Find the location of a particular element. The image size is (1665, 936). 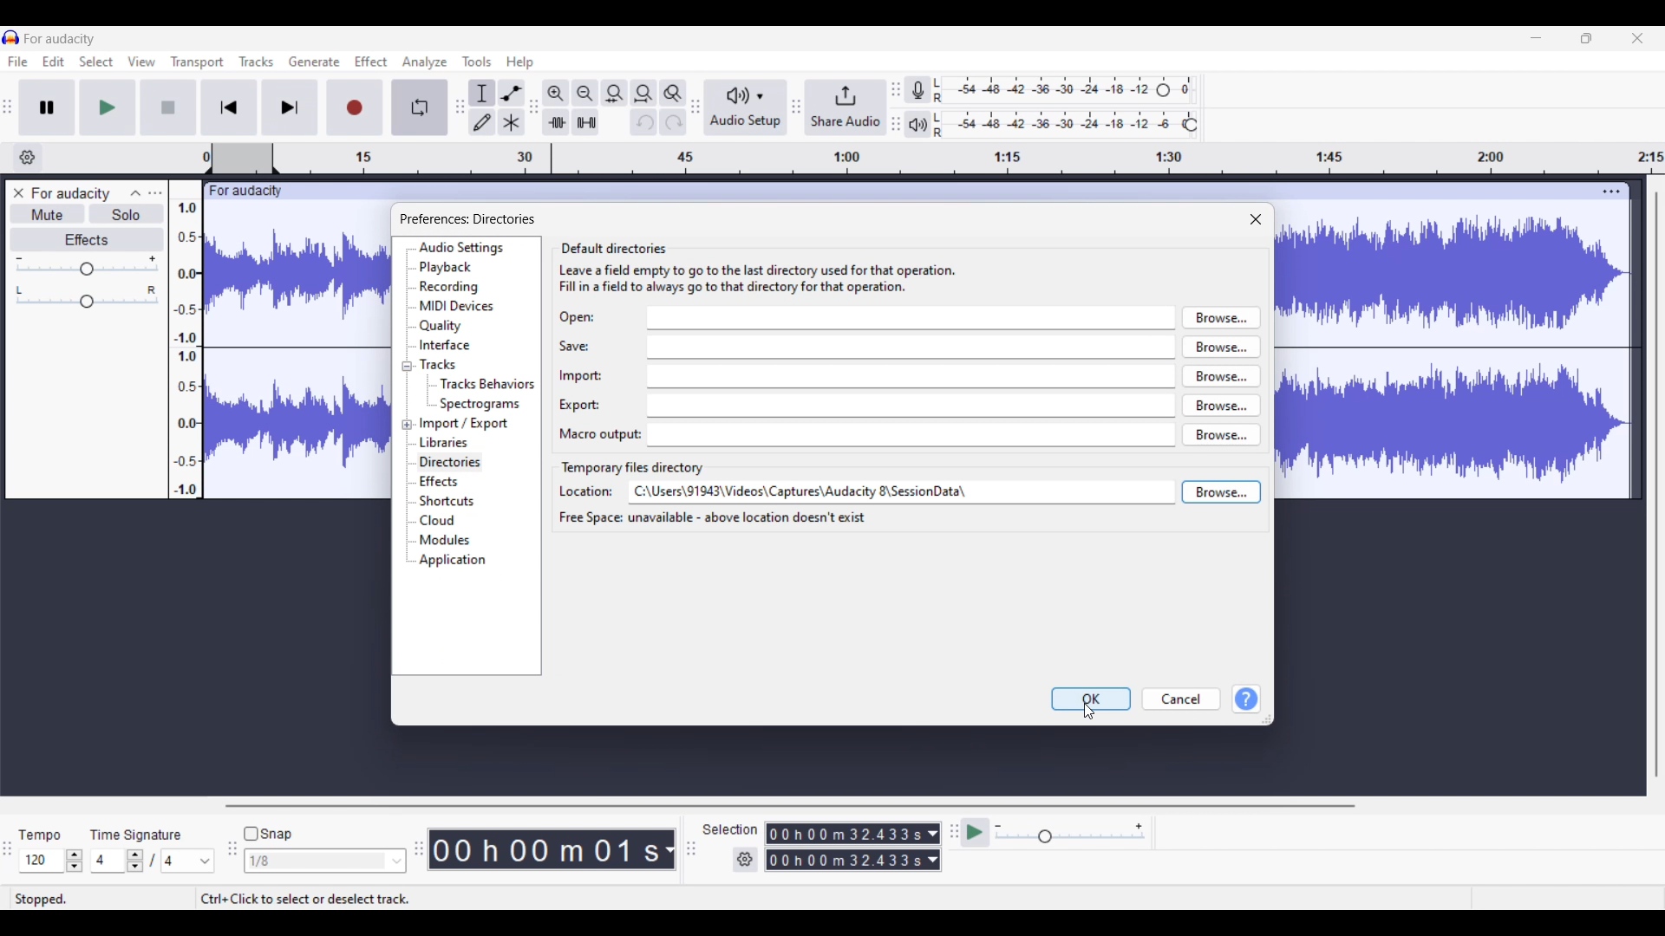

Selection duration is located at coordinates (846, 847).